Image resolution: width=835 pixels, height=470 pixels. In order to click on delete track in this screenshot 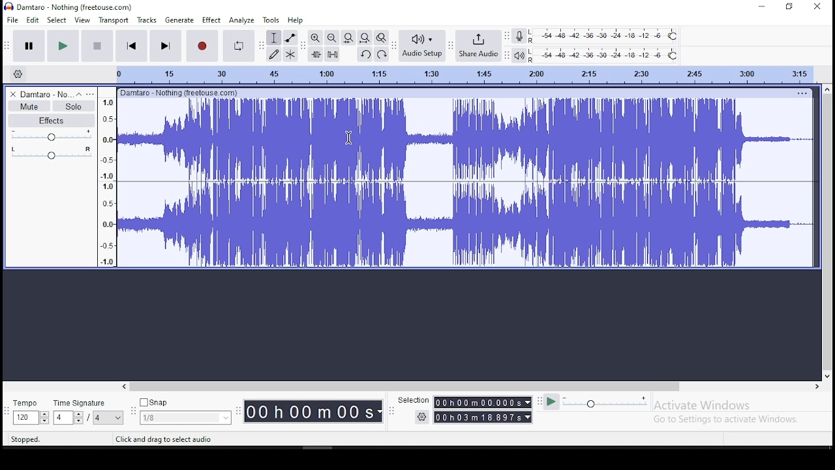, I will do `click(10, 94)`.